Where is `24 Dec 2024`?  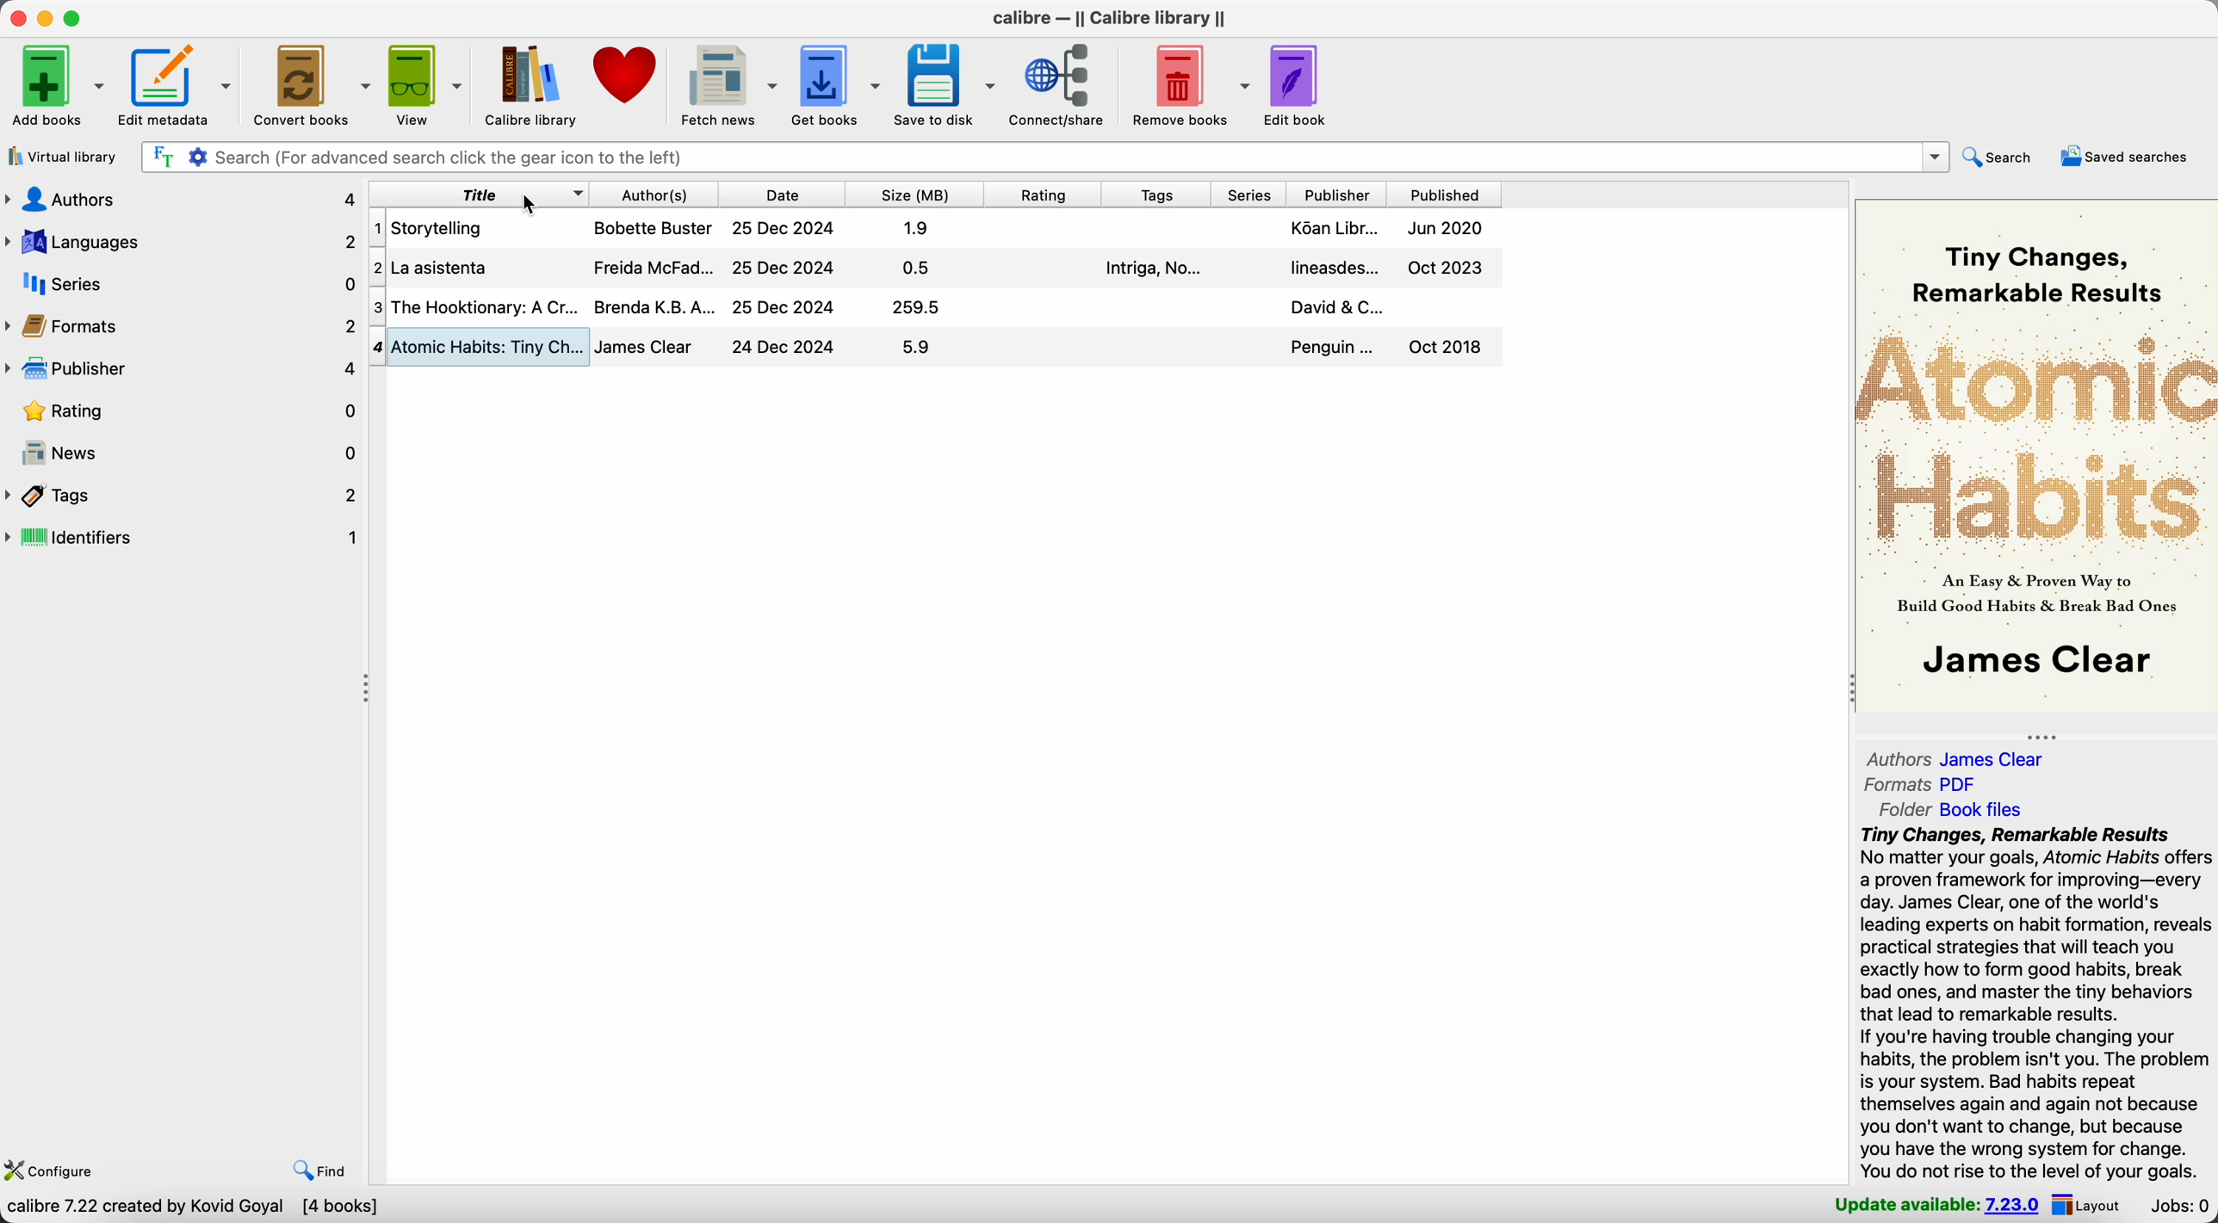 24 Dec 2024 is located at coordinates (784, 345).